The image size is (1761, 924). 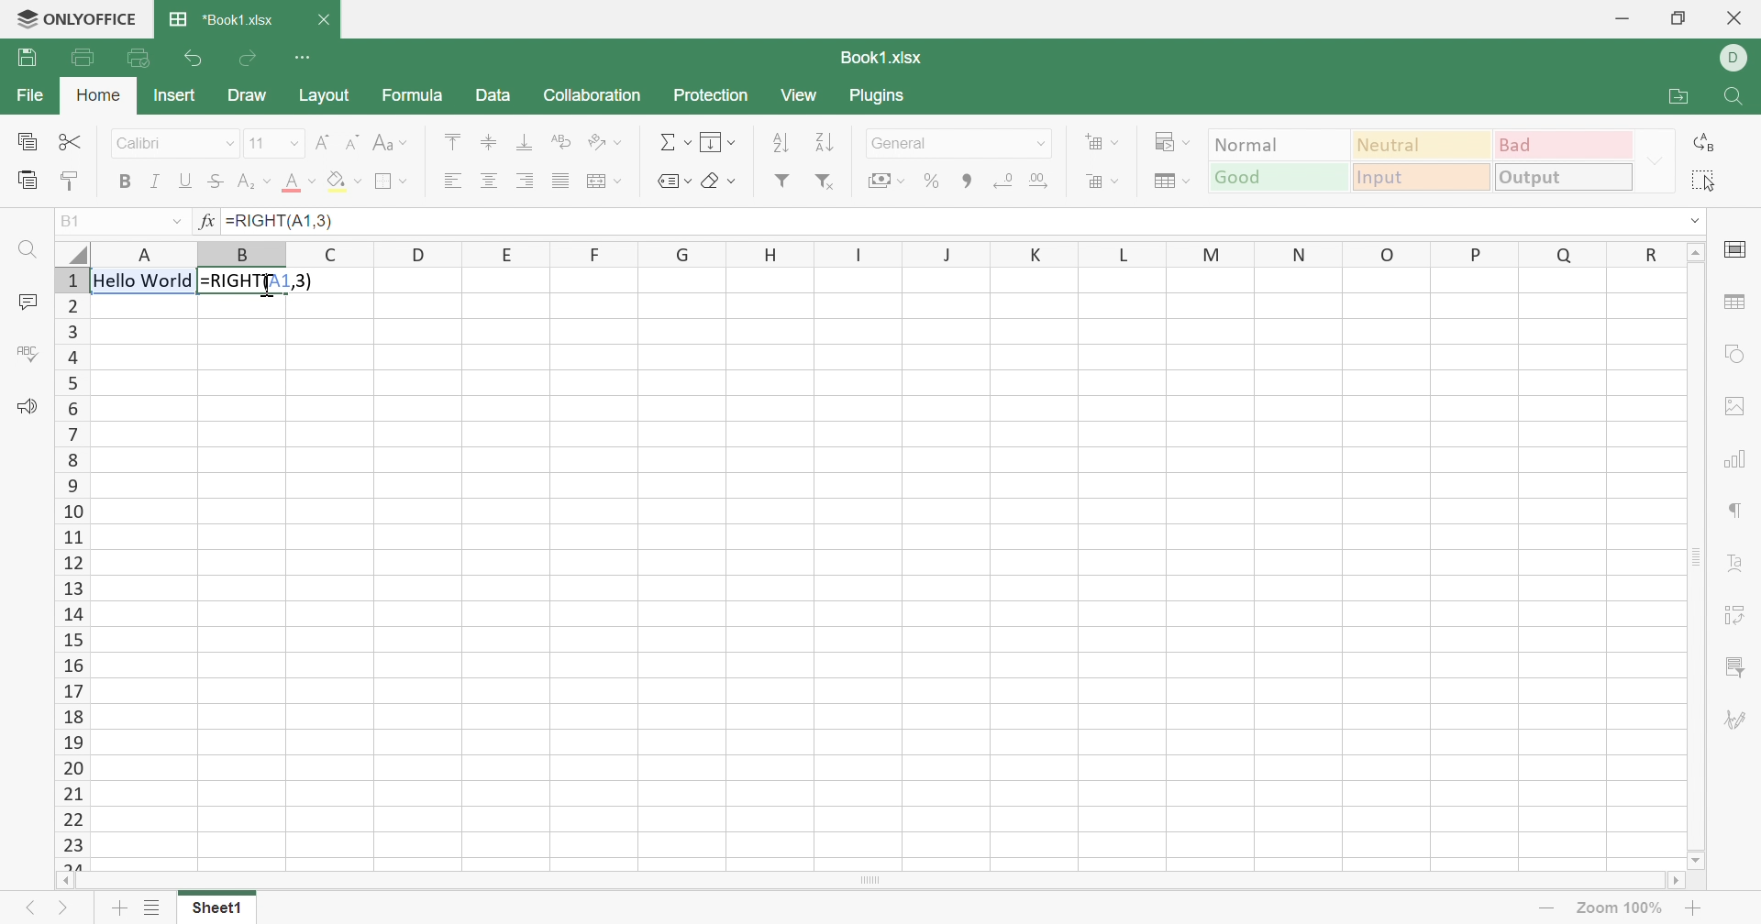 What do you see at coordinates (254, 182) in the screenshot?
I see `Subscript` at bounding box center [254, 182].